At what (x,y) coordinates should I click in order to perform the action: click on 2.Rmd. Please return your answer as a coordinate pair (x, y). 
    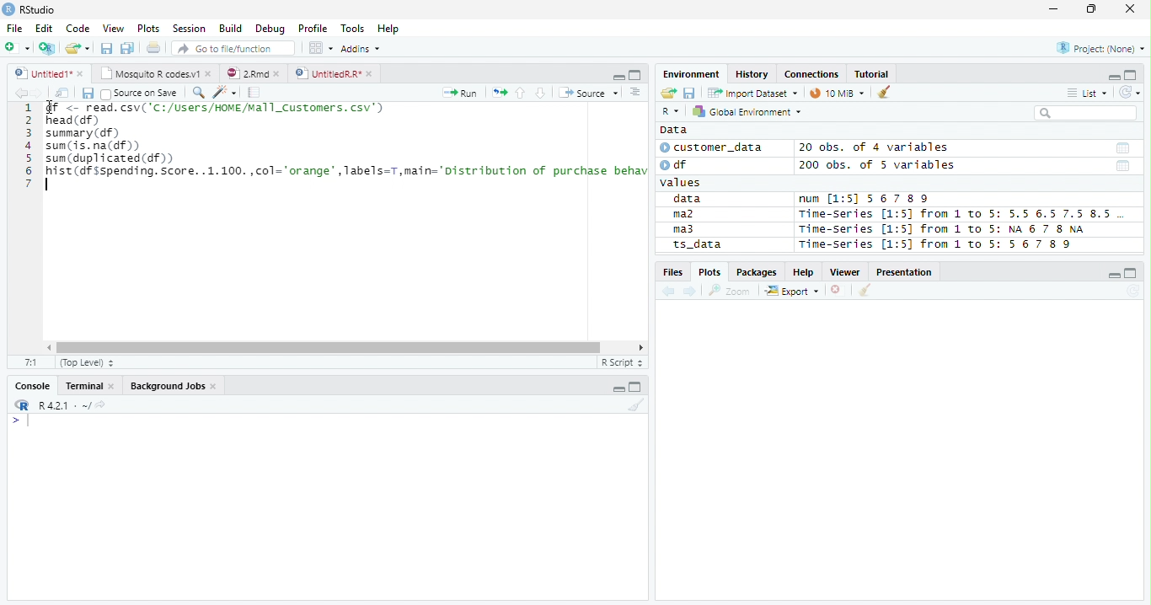
    Looking at the image, I should click on (254, 74).